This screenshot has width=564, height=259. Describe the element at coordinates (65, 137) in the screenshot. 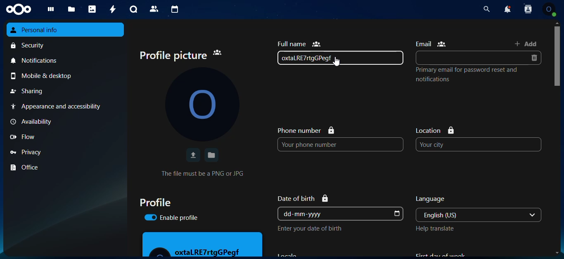

I see `flow` at that location.